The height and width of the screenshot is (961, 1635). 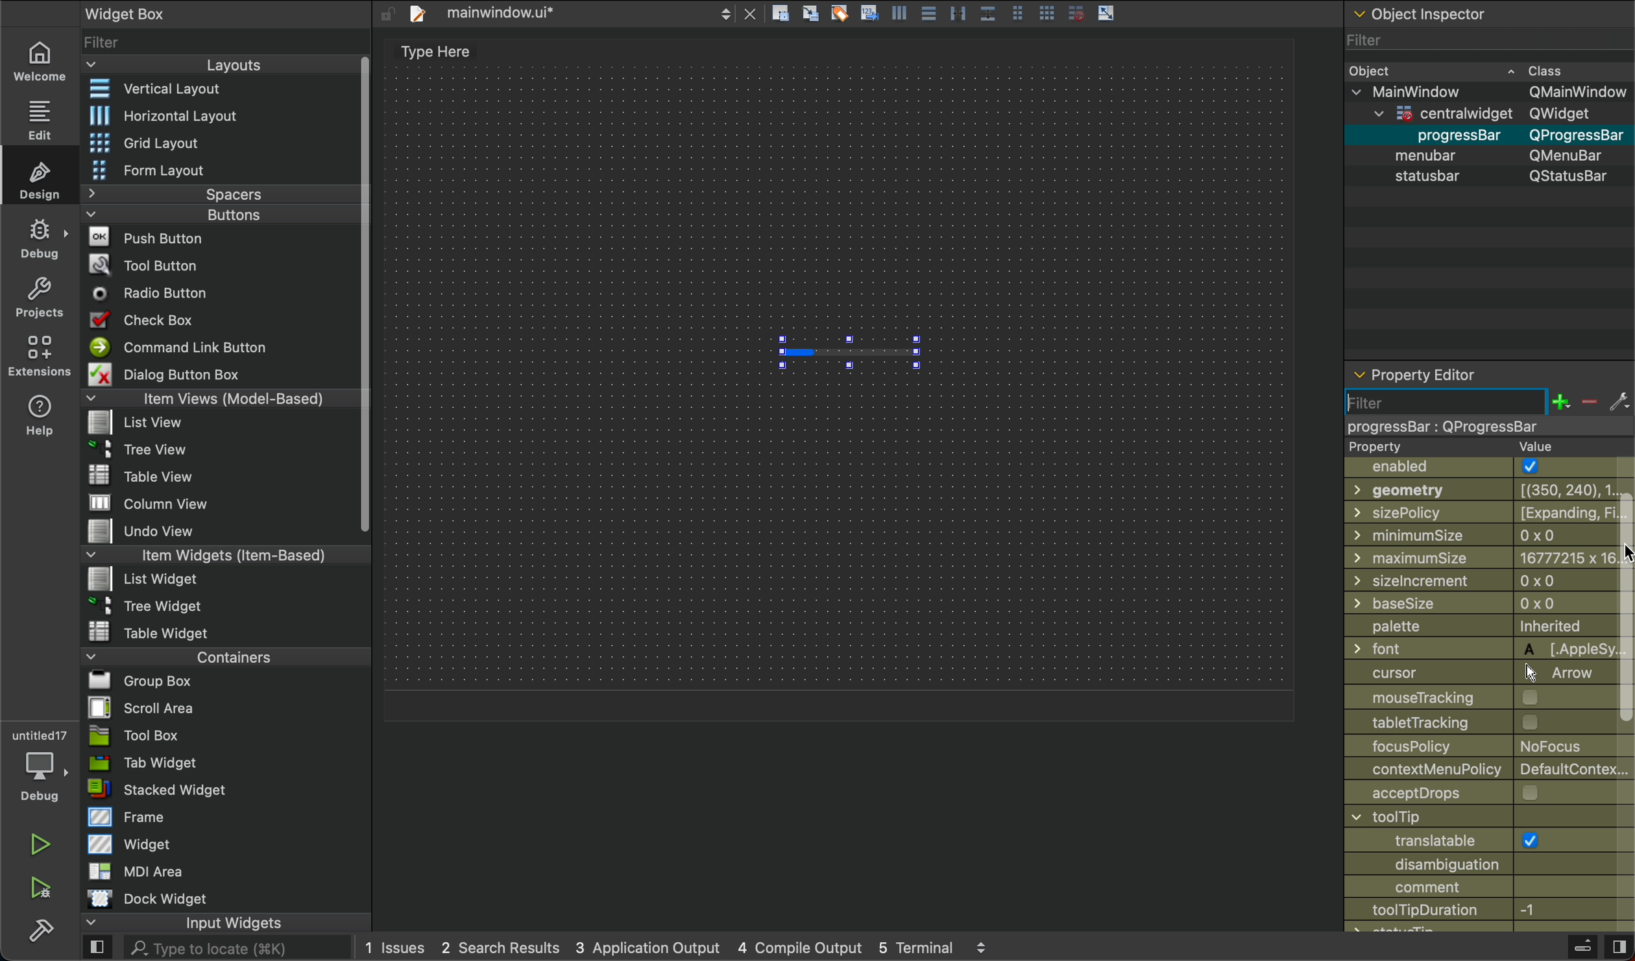 I want to click on Command button, so click(x=184, y=347).